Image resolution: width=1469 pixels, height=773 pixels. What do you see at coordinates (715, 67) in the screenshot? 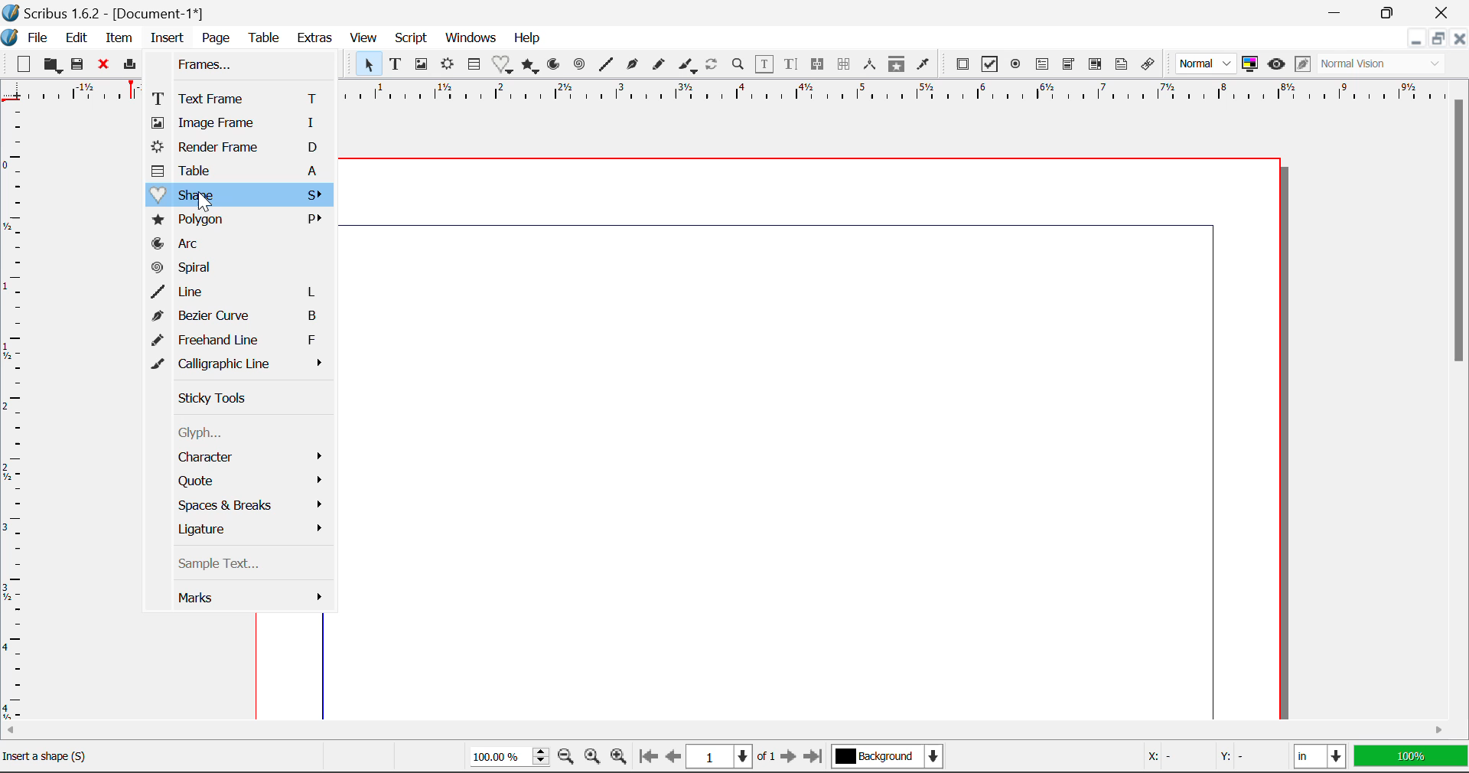
I see `Refresh` at bounding box center [715, 67].